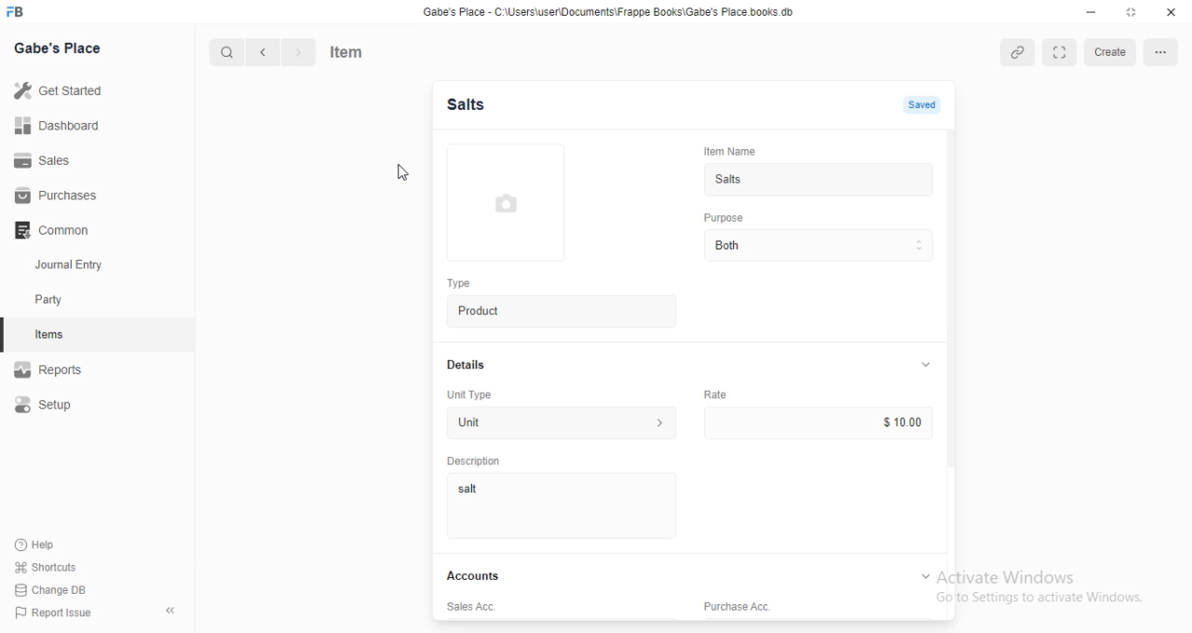 This screenshot has width=1192, height=633. What do you see at coordinates (261, 52) in the screenshot?
I see `previous` at bounding box center [261, 52].